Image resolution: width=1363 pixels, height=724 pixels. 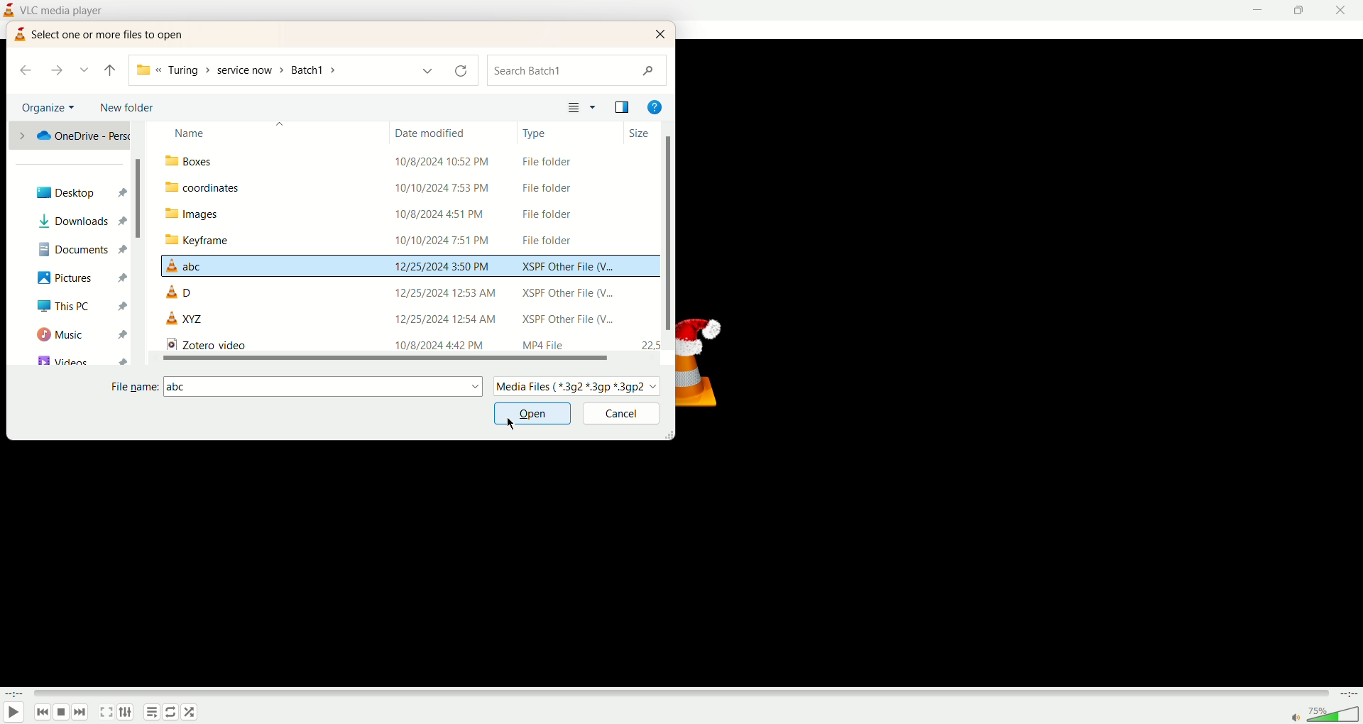 What do you see at coordinates (27, 68) in the screenshot?
I see `back` at bounding box center [27, 68].